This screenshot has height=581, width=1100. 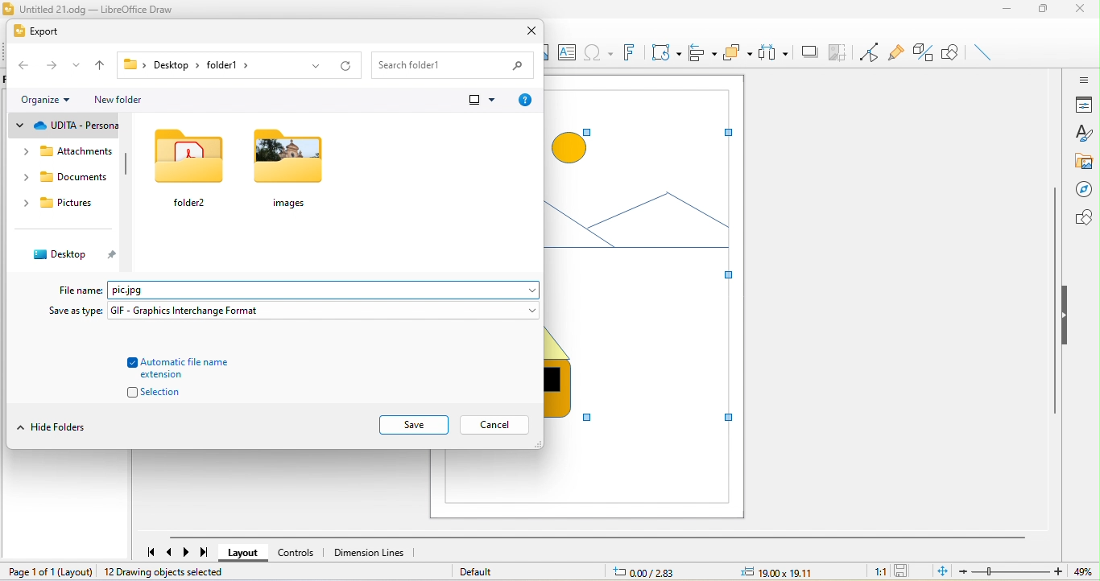 What do you see at coordinates (209, 65) in the screenshot?
I see `file path` at bounding box center [209, 65].